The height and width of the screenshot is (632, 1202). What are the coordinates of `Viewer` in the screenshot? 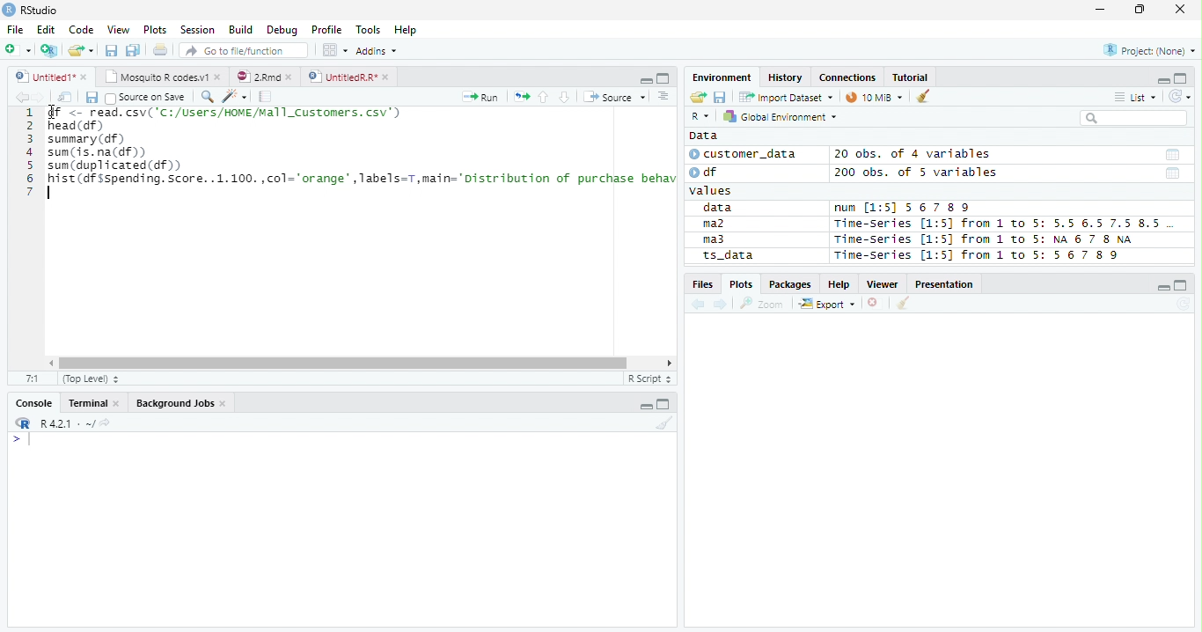 It's located at (885, 284).